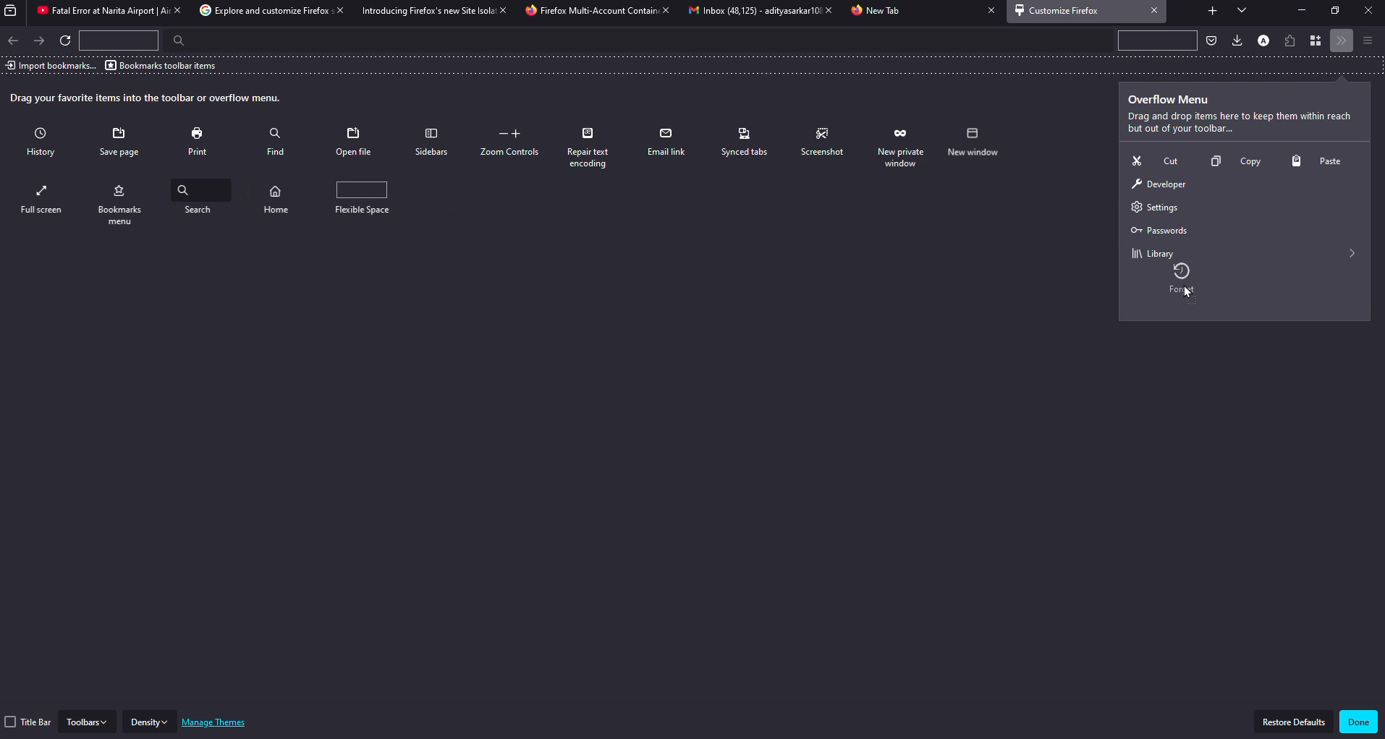 The width and height of the screenshot is (1385, 739). I want to click on close, so click(1155, 10).